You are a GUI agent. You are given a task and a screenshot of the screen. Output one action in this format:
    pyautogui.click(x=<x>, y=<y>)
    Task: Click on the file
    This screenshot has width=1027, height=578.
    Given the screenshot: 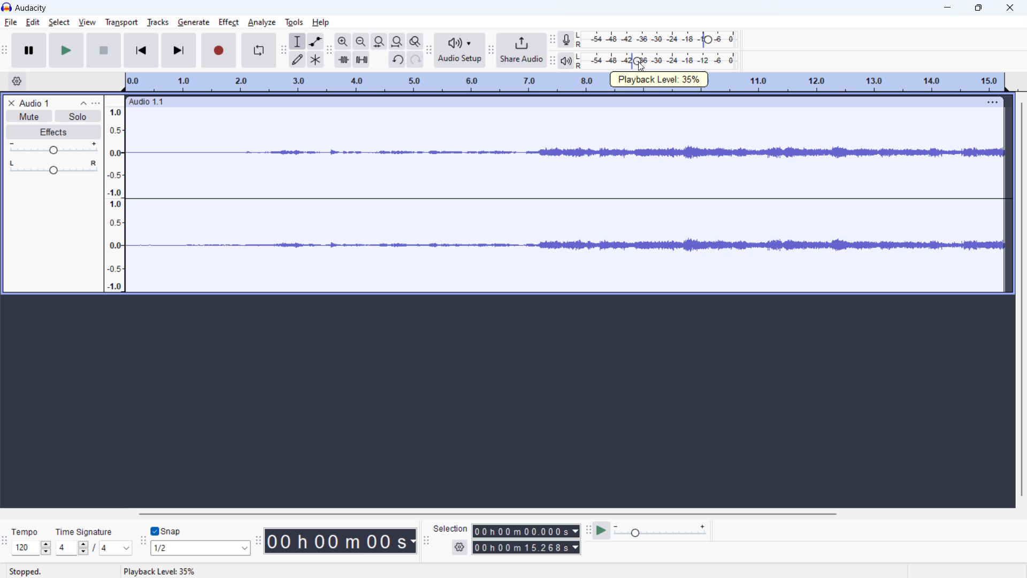 What is the action you would take?
    pyautogui.click(x=11, y=22)
    